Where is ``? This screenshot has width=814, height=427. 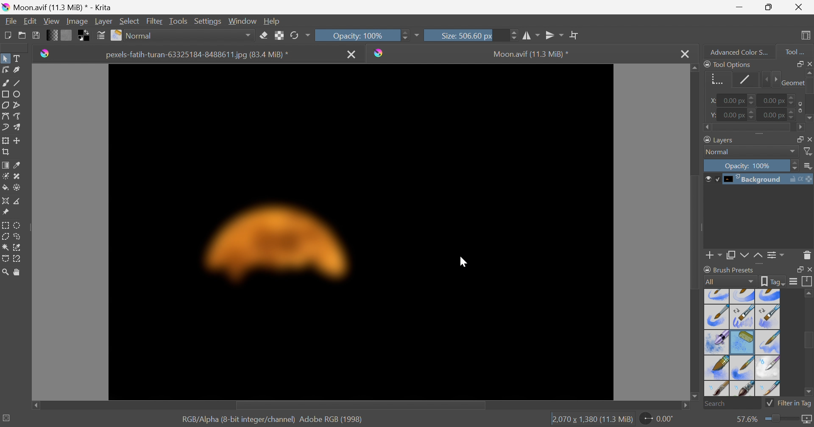
 is located at coordinates (7, 35).